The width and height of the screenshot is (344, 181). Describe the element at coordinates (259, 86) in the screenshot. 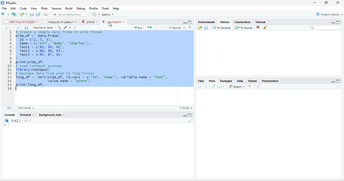

I see `clear` at that location.